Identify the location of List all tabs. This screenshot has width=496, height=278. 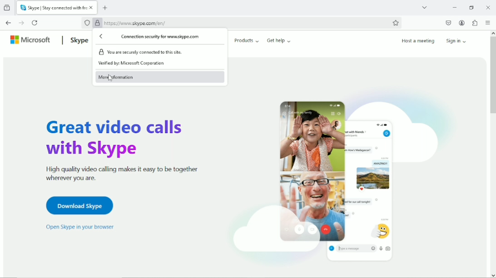
(424, 7).